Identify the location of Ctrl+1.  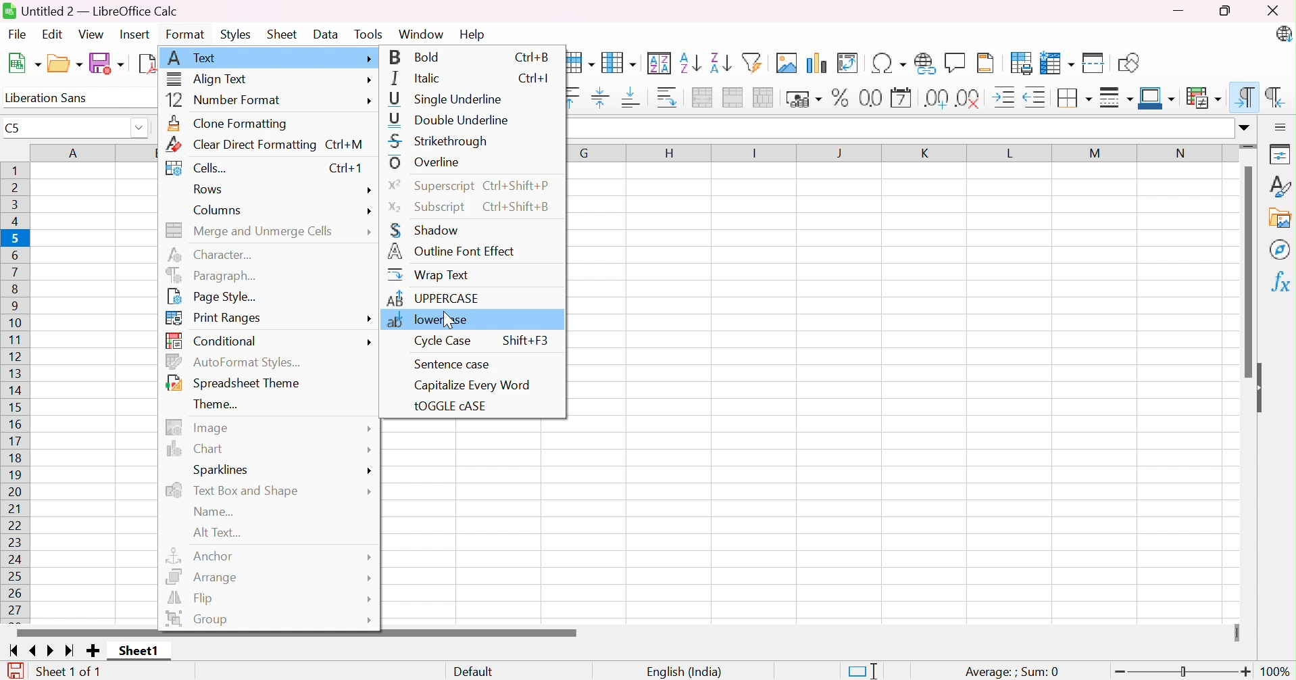
(345, 169).